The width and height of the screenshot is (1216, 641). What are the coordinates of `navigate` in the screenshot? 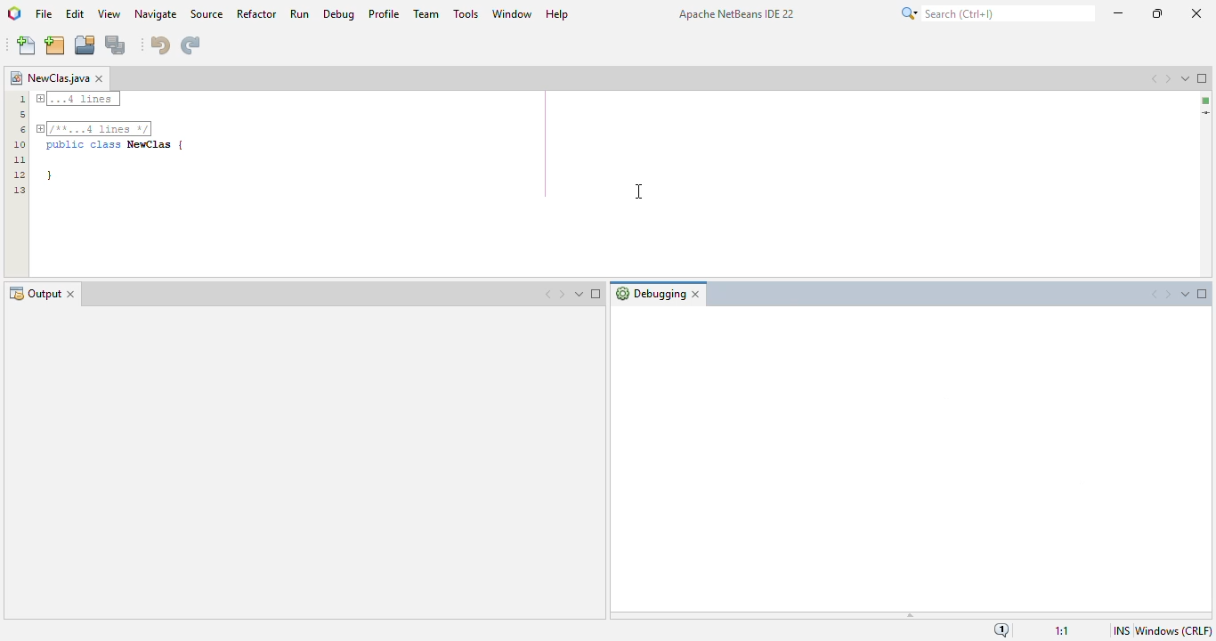 It's located at (157, 14).